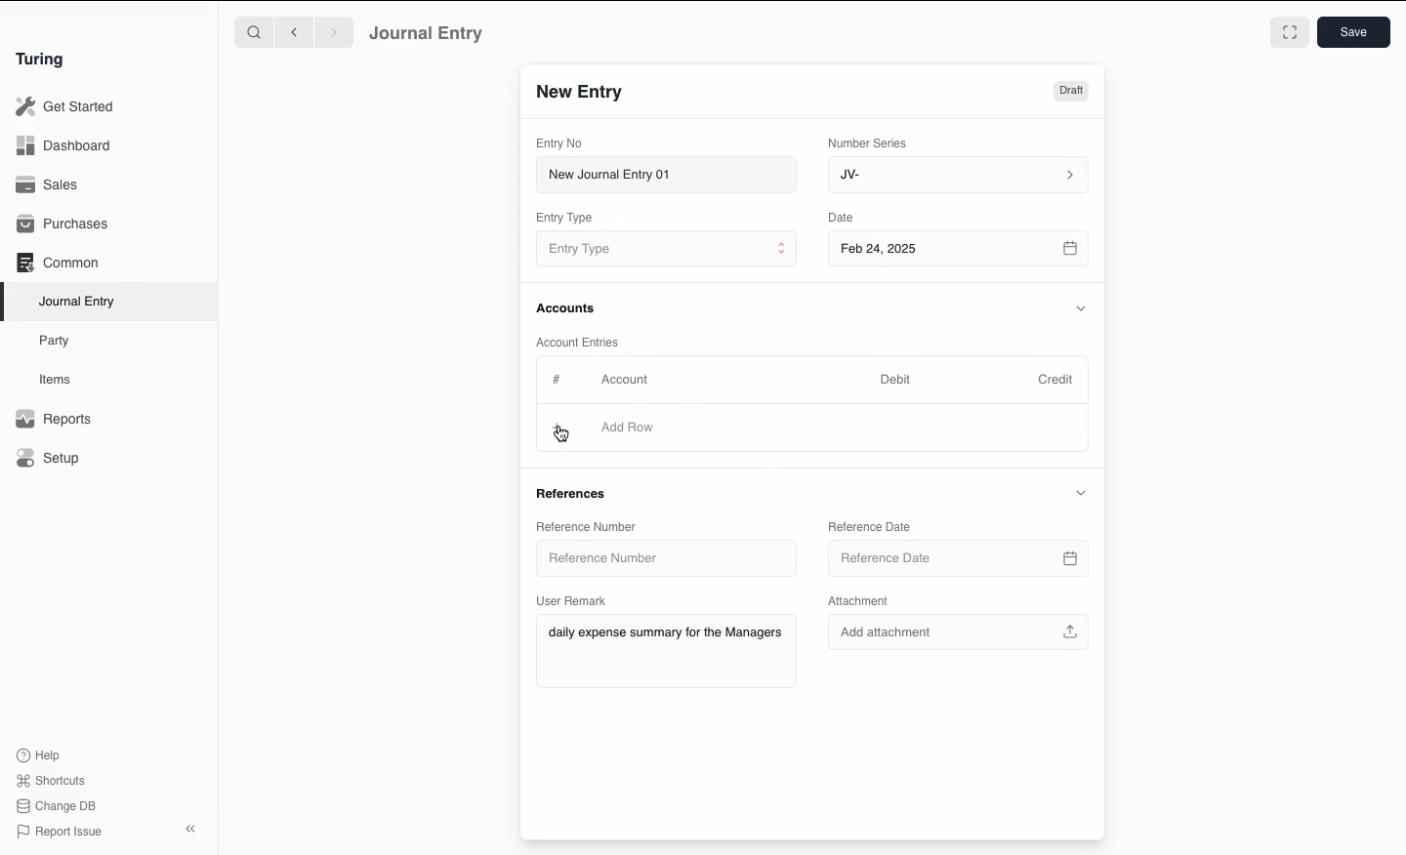 This screenshot has height=855, width=1406. What do you see at coordinates (844, 217) in the screenshot?
I see `Date` at bounding box center [844, 217].